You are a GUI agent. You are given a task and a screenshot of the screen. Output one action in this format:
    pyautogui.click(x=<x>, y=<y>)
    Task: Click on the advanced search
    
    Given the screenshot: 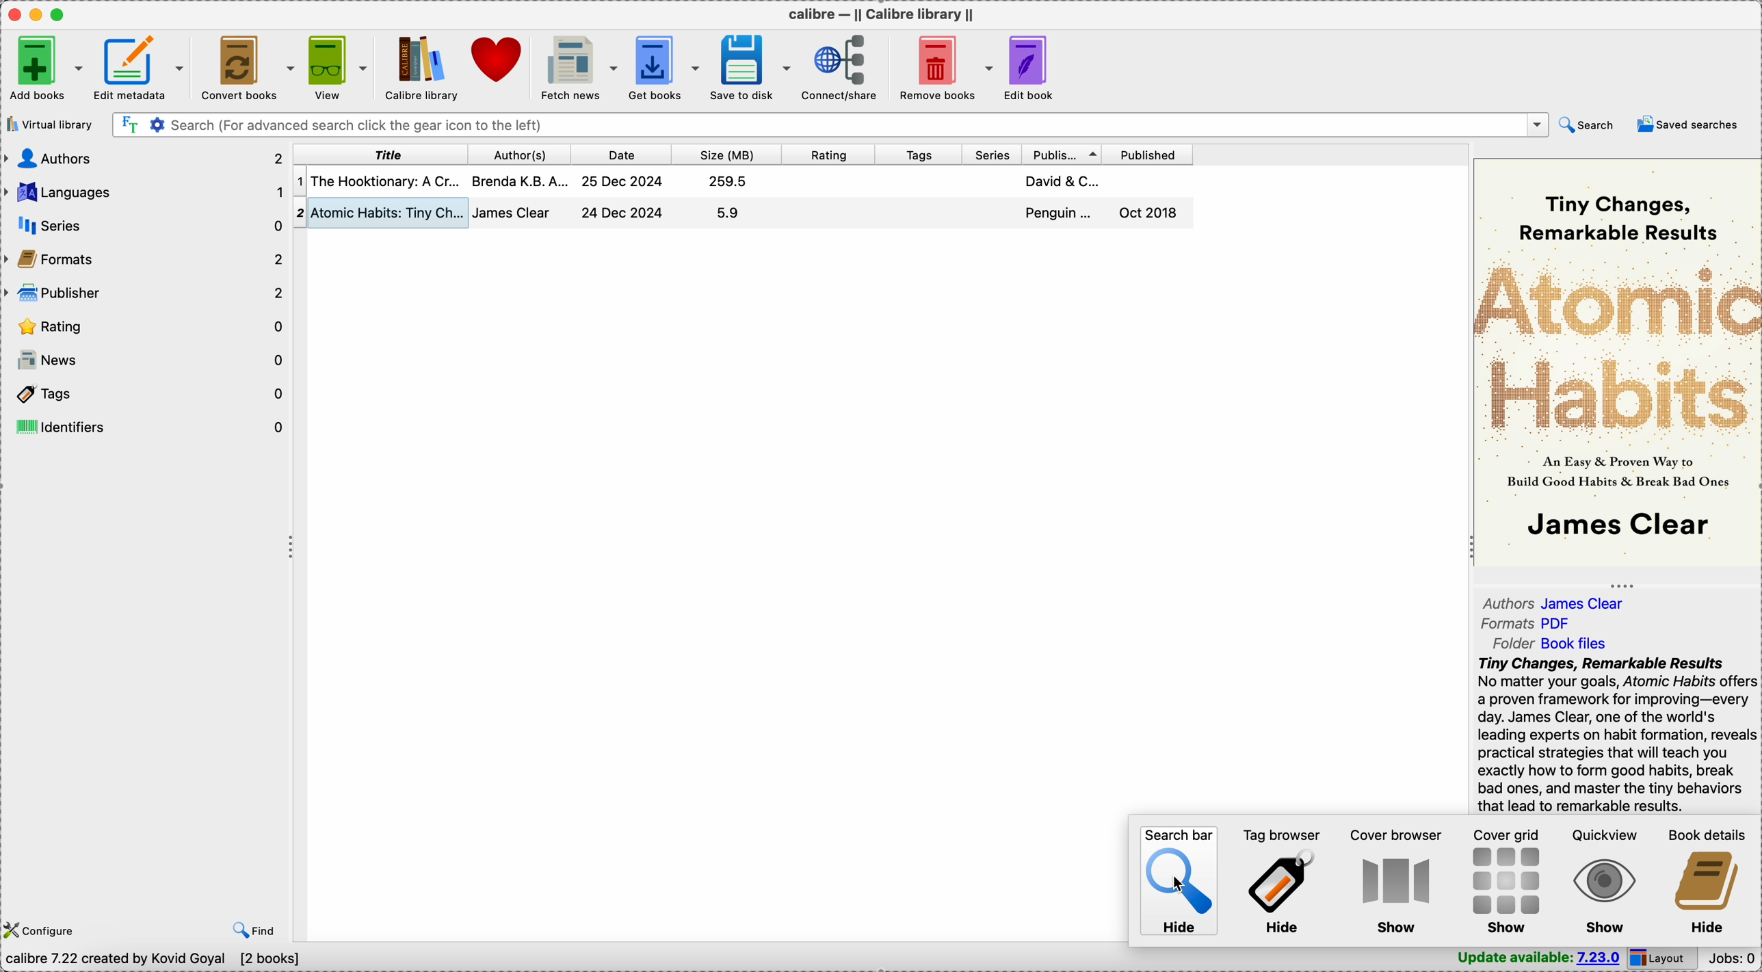 What is the action you would take?
    pyautogui.click(x=156, y=125)
    